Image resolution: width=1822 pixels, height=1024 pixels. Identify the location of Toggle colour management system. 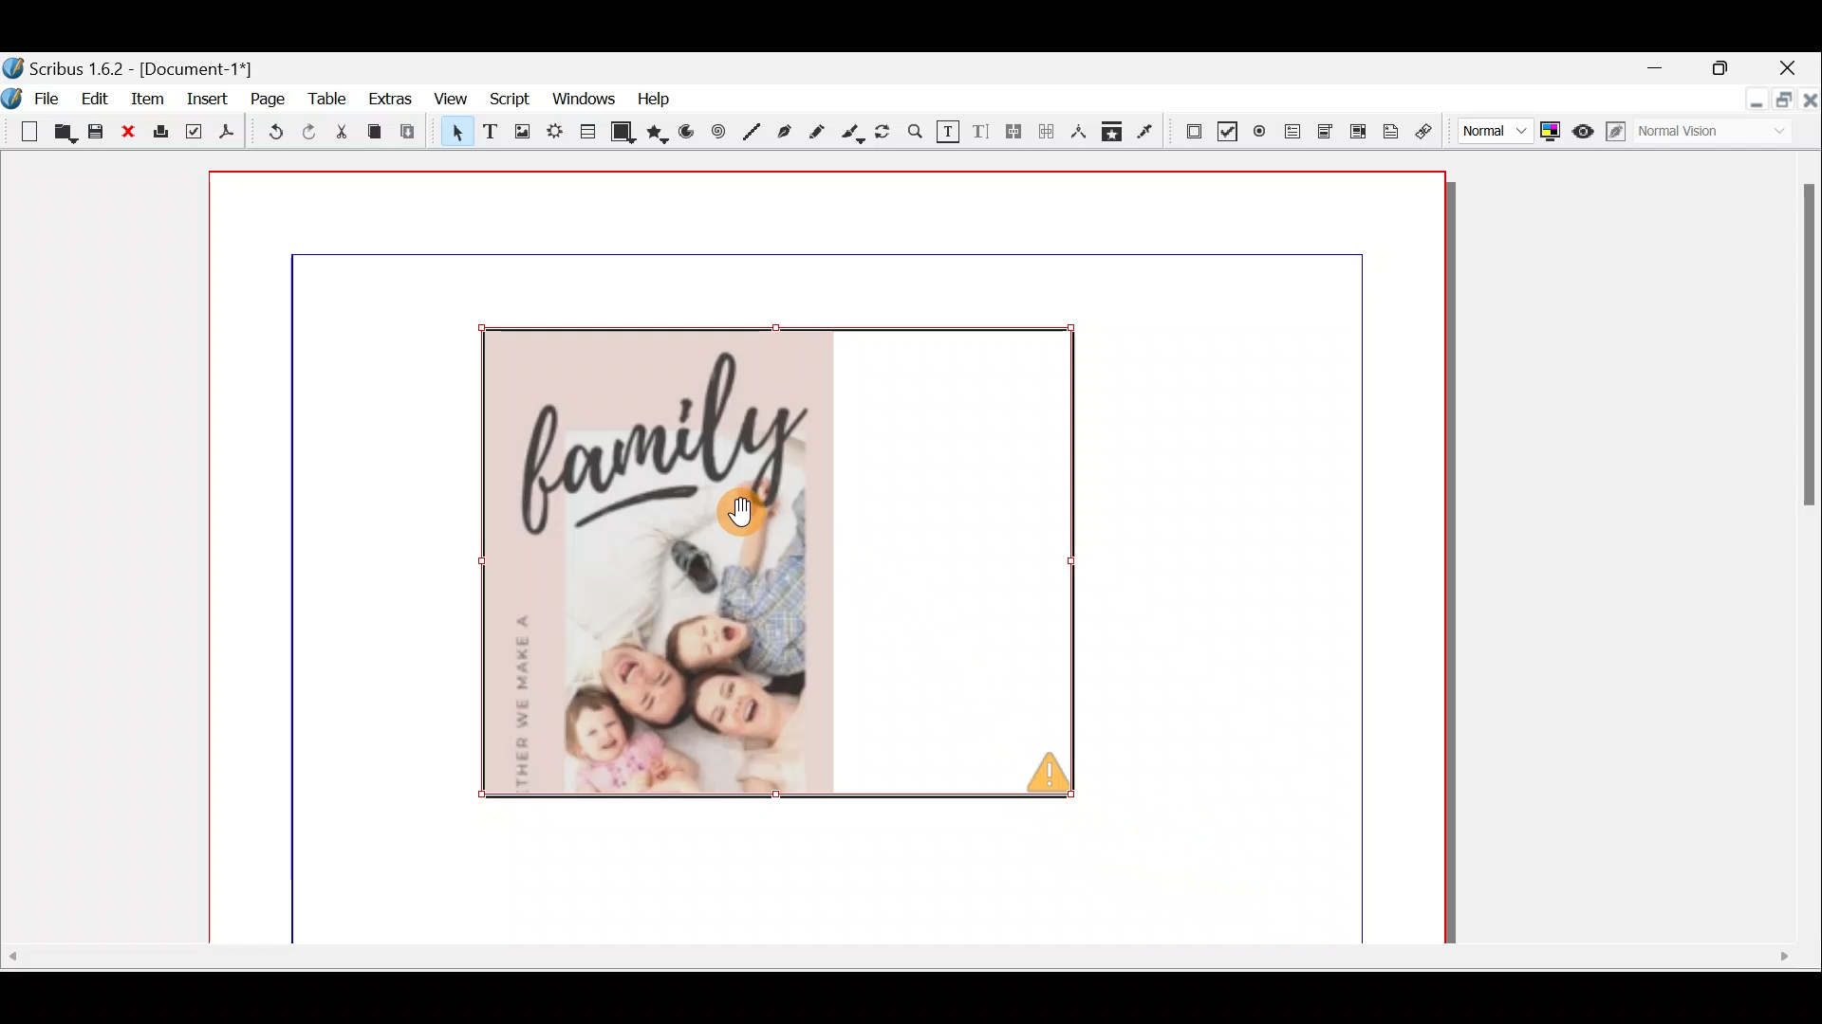
(1550, 133).